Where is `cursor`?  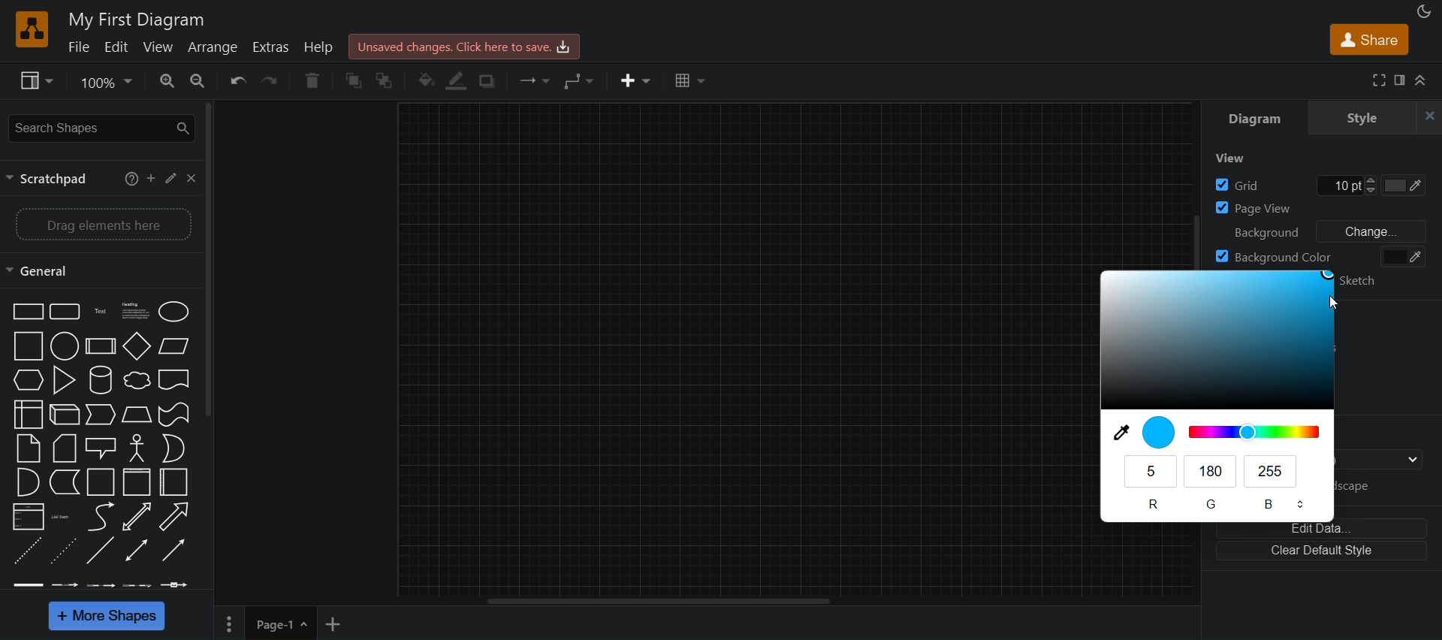
cursor is located at coordinates (1333, 303).